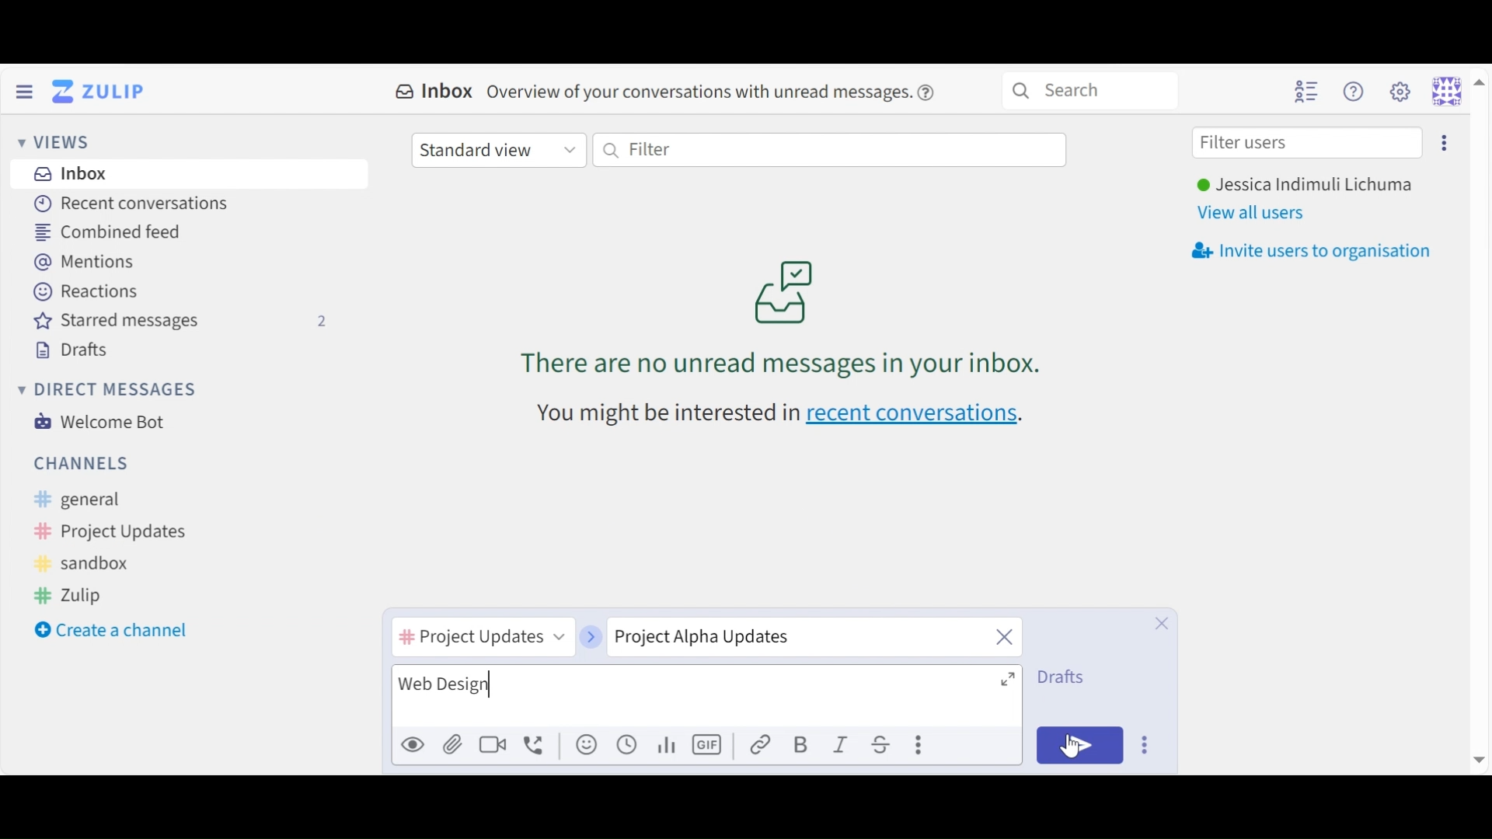 This screenshot has height=839, width=1492. Describe the element at coordinates (102, 92) in the screenshot. I see `Go to Home View` at that location.